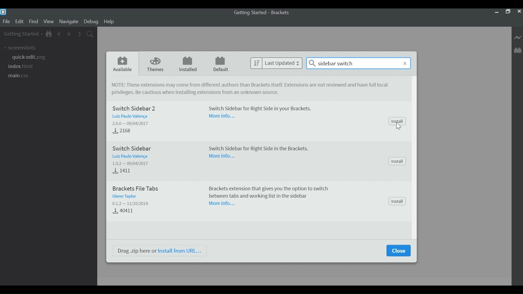 The image size is (523, 294). Describe the element at coordinates (69, 34) in the screenshot. I see `Navigate Forward` at that location.